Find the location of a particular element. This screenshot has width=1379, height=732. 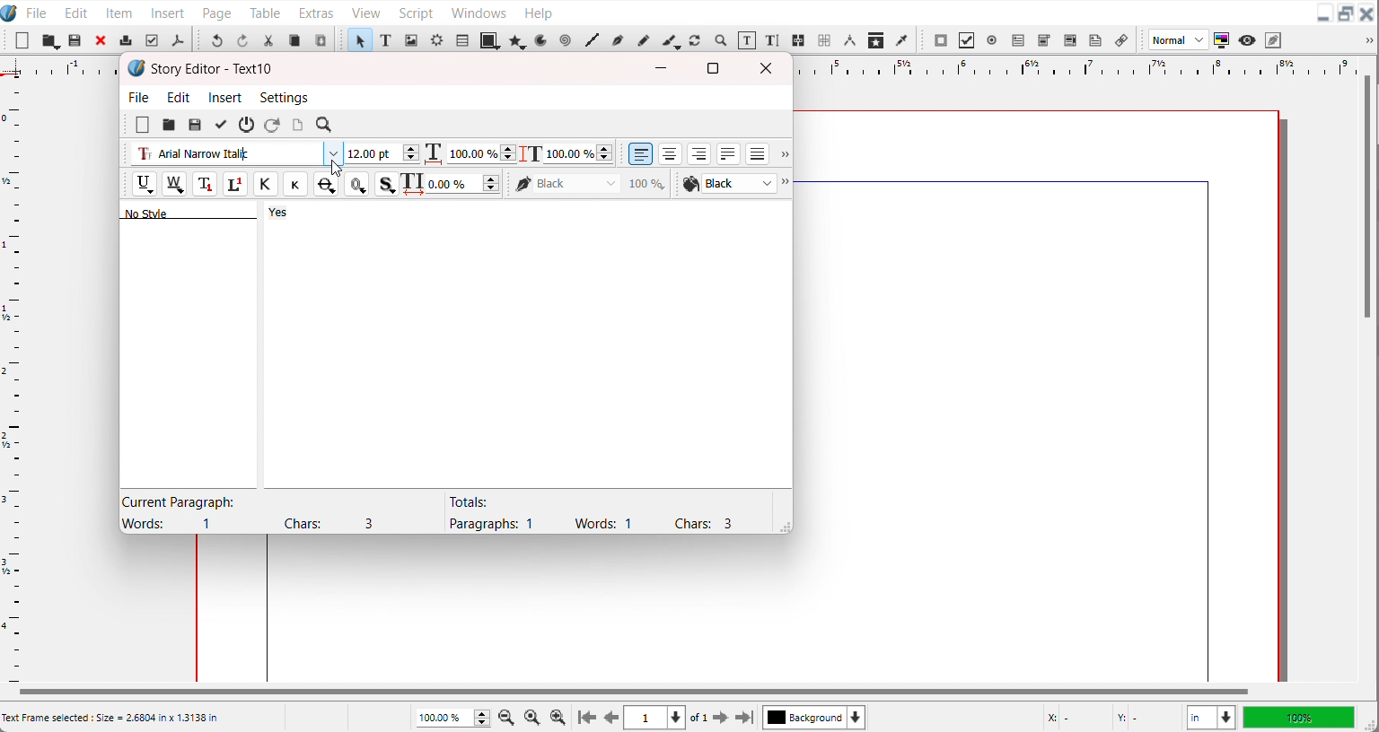

Close is located at coordinates (769, 68).